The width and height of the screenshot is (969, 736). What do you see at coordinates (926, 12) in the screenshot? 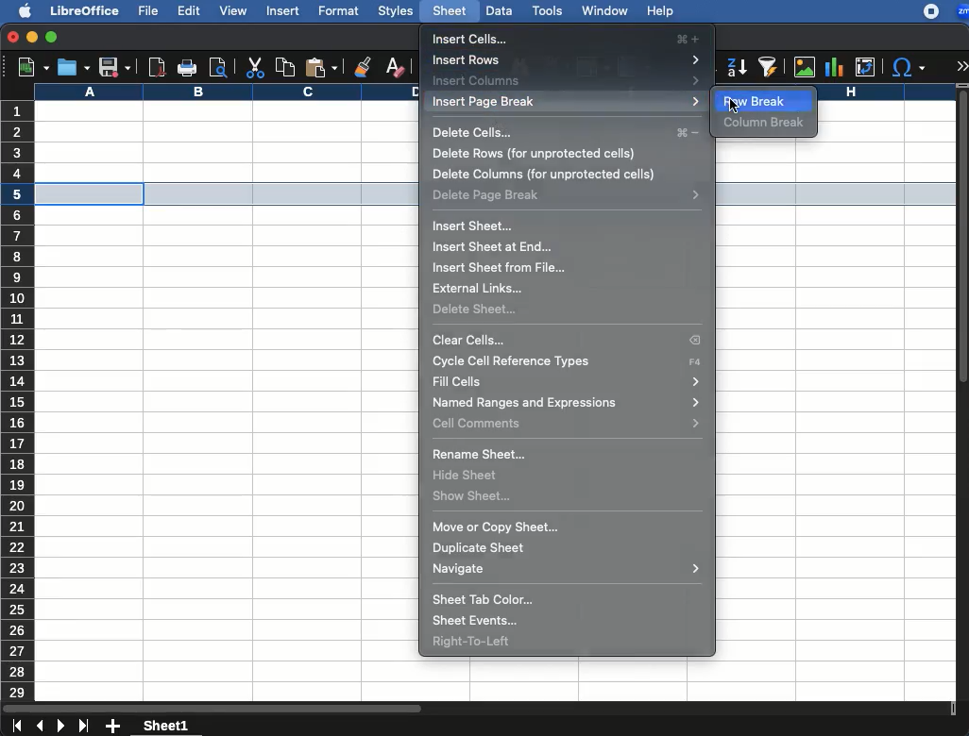
I see `recording` at bounding box center [926, 12].